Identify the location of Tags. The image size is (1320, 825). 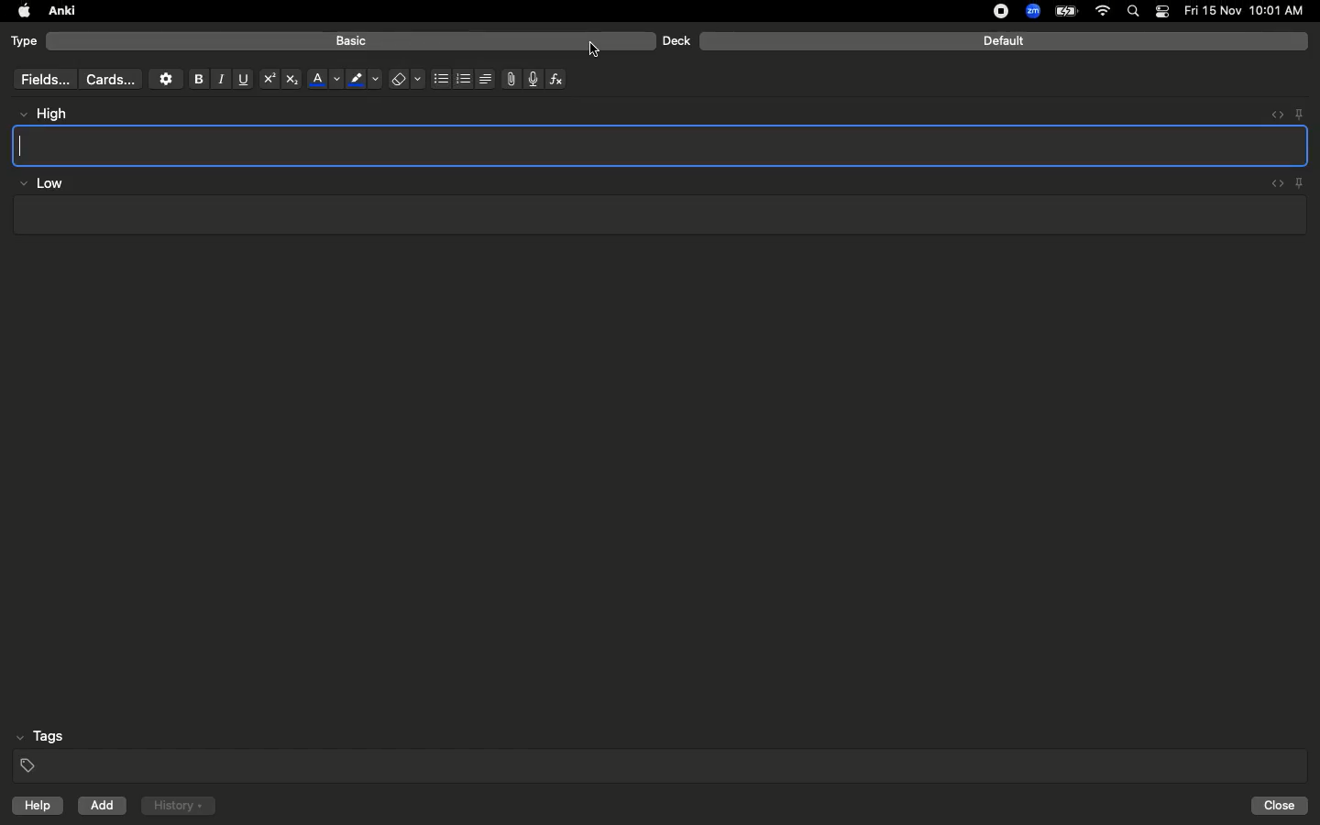
(662, 752).